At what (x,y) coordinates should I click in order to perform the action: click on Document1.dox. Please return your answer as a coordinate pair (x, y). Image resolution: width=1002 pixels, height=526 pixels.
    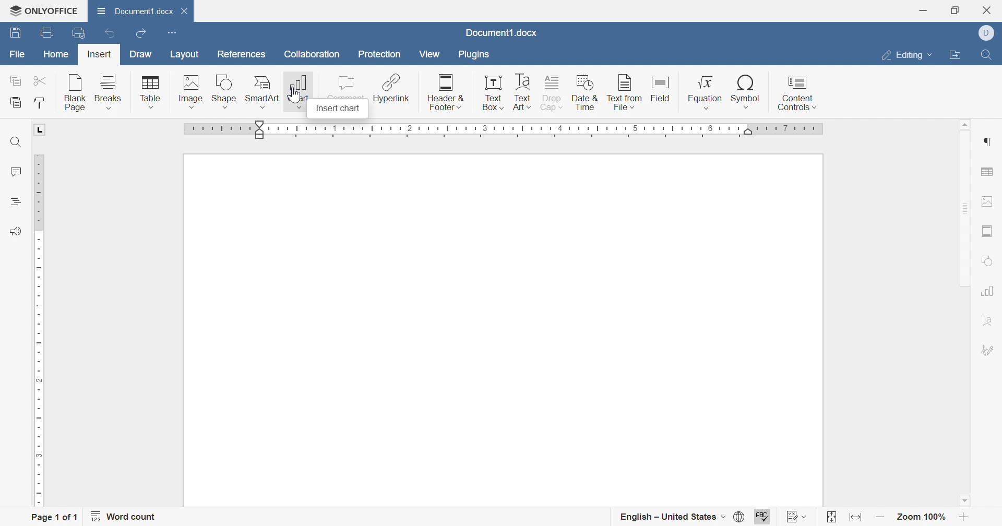
    Looking at the image, I should click on (502, 34).